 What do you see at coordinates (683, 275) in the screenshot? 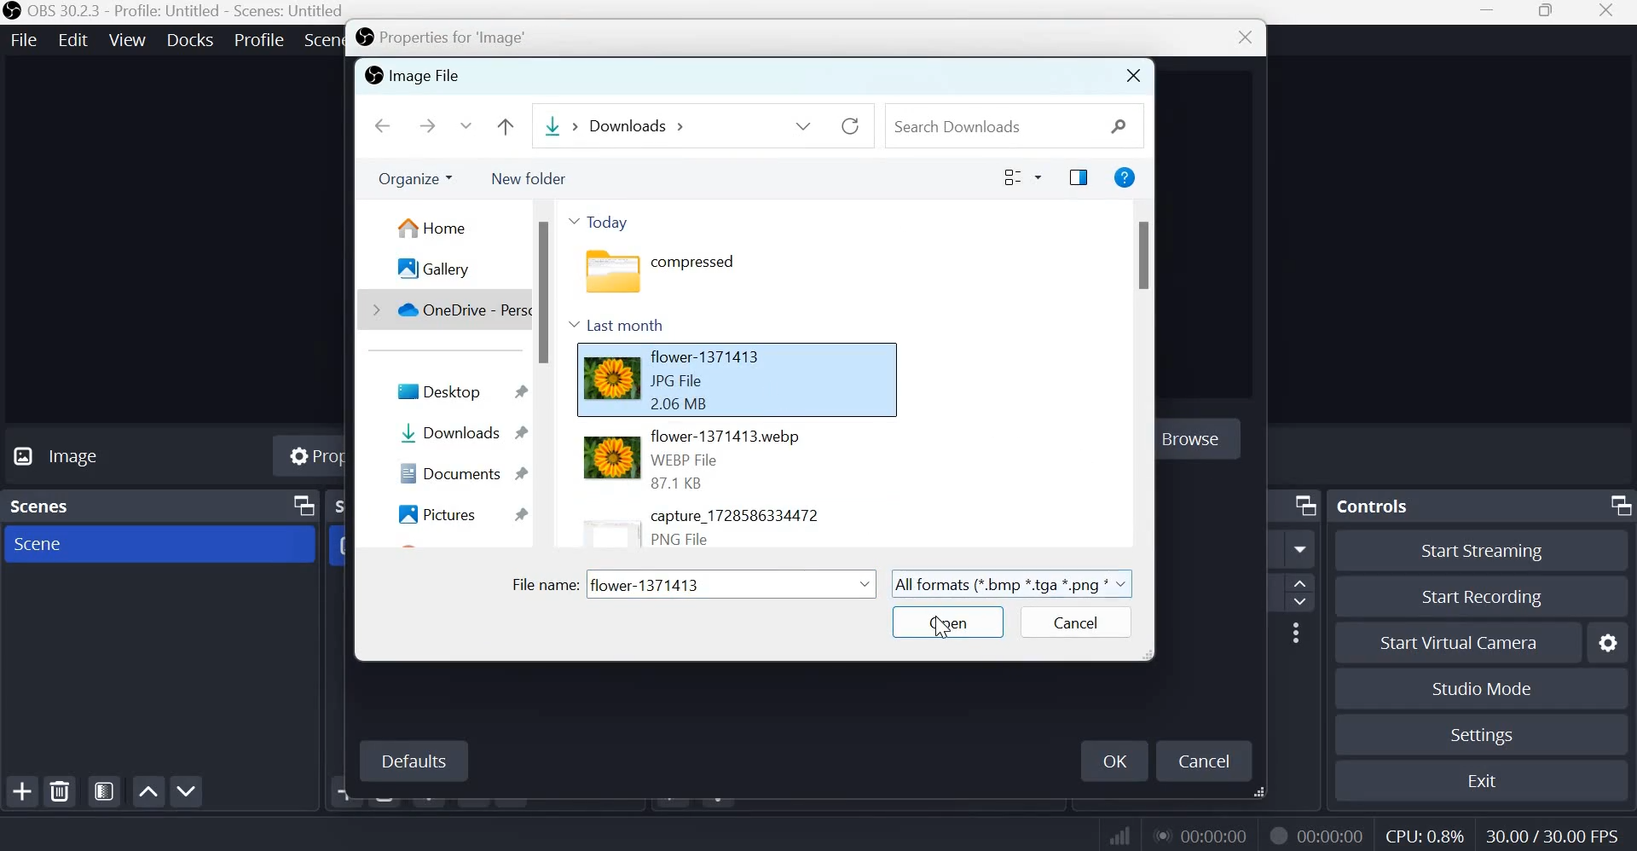
I see `compressed` at bounding box center [683, 275].